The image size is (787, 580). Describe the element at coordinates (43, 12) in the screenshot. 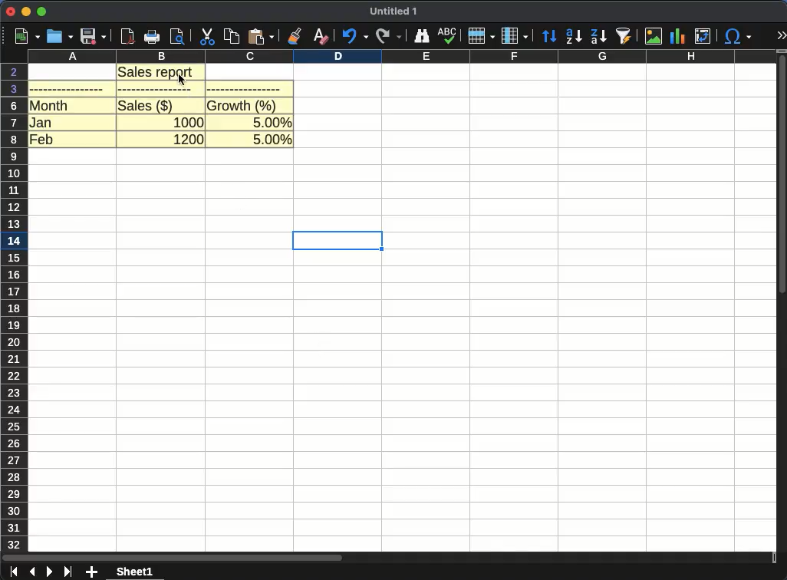

I see `maximize` at that location.